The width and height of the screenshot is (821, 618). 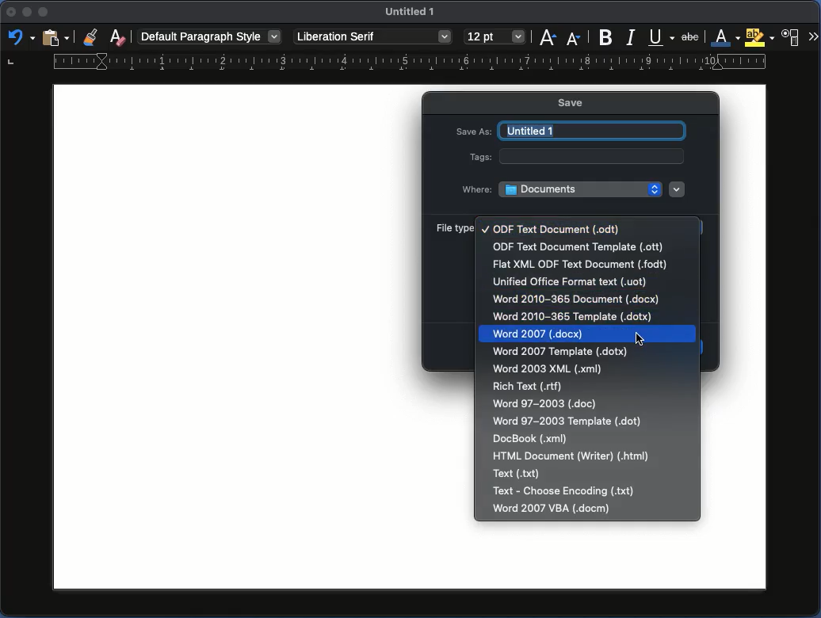 What do you see at coordinates (606, 36) in the screenshot?
I see `Bold` at bounding box center [606, 36].